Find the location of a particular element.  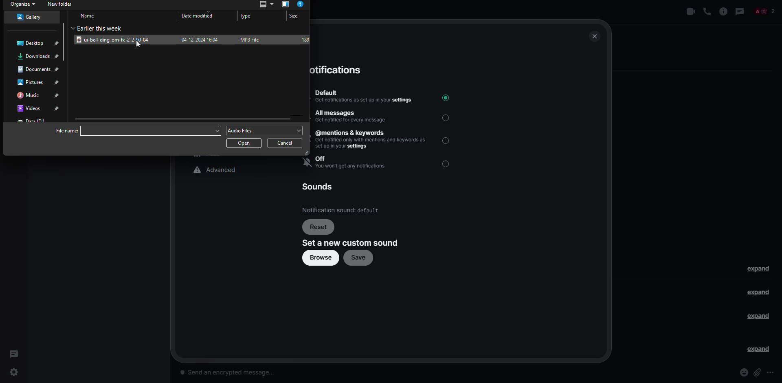

Off you won't get any notification is located at coordinates (353, 163).